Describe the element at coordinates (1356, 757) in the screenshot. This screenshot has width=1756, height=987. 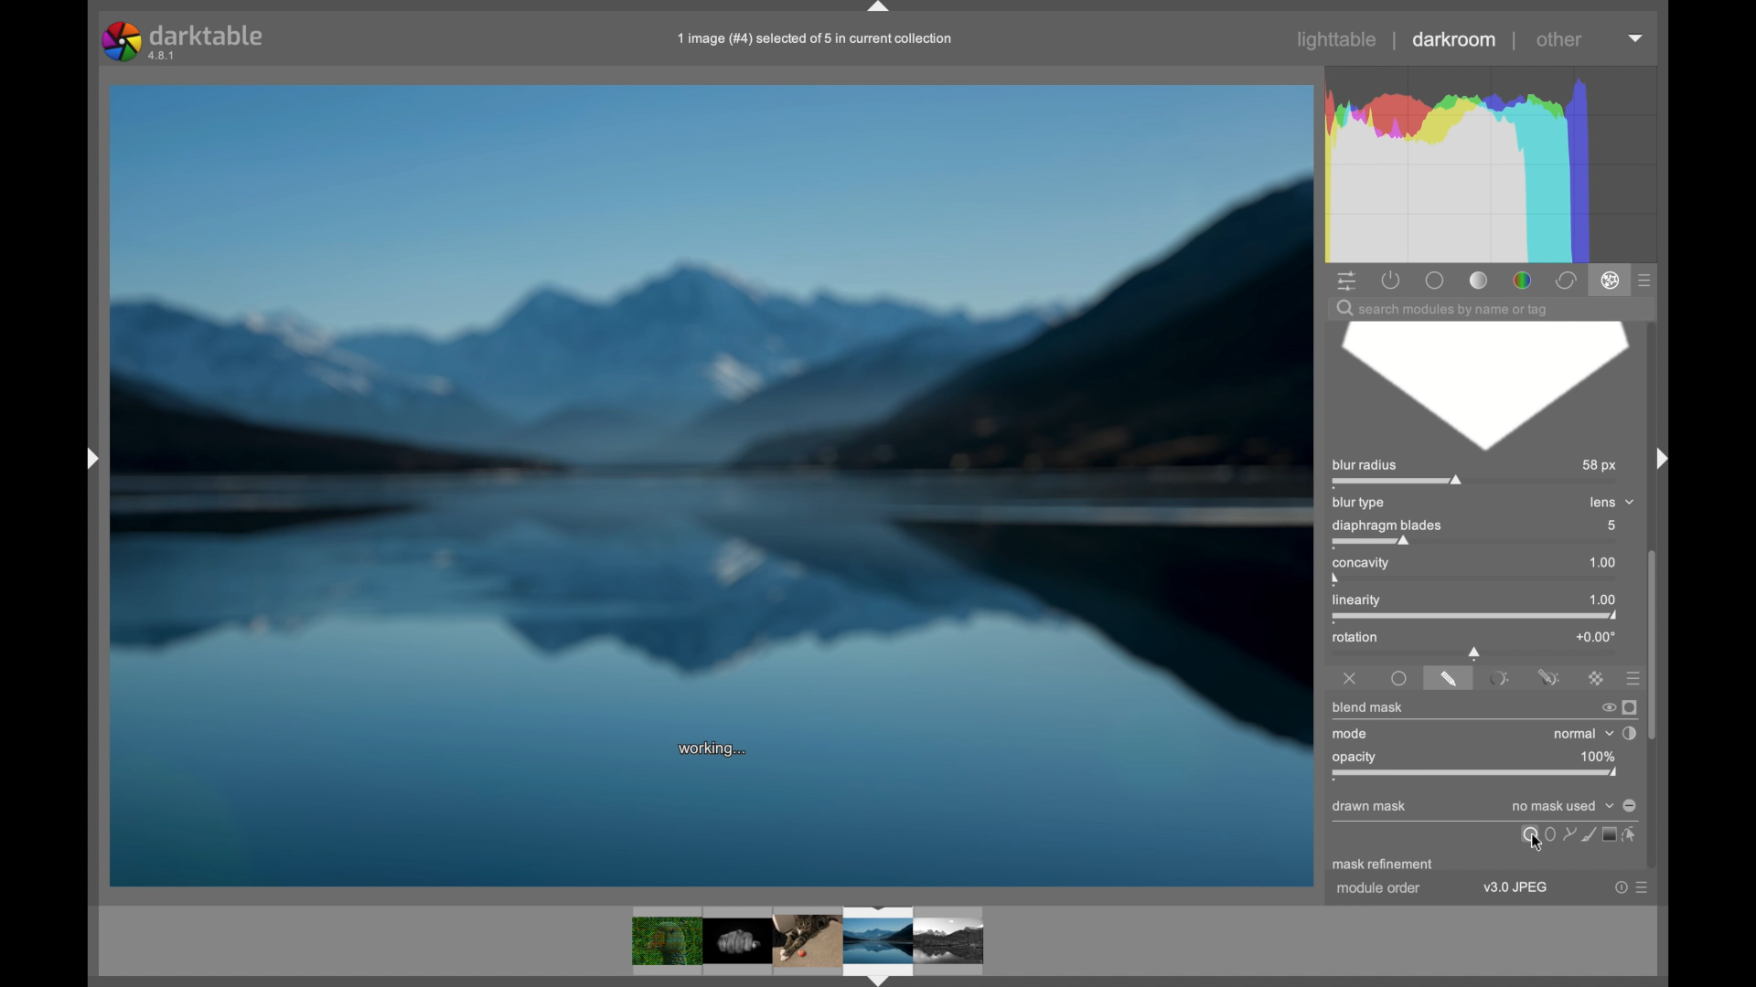
I see `opacity` at that location.